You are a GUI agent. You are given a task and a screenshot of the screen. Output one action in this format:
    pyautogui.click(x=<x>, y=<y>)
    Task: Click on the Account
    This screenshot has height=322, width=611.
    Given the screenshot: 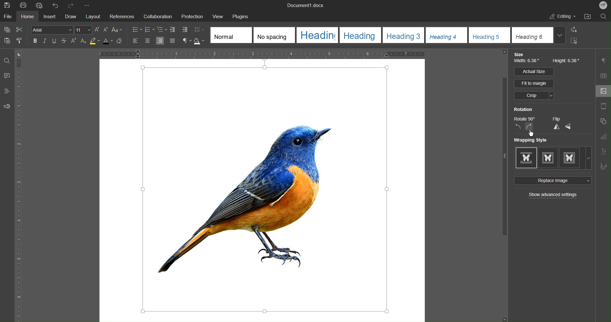 What is the action you would take?
    pyautogui.click(x=604, y=5)
    